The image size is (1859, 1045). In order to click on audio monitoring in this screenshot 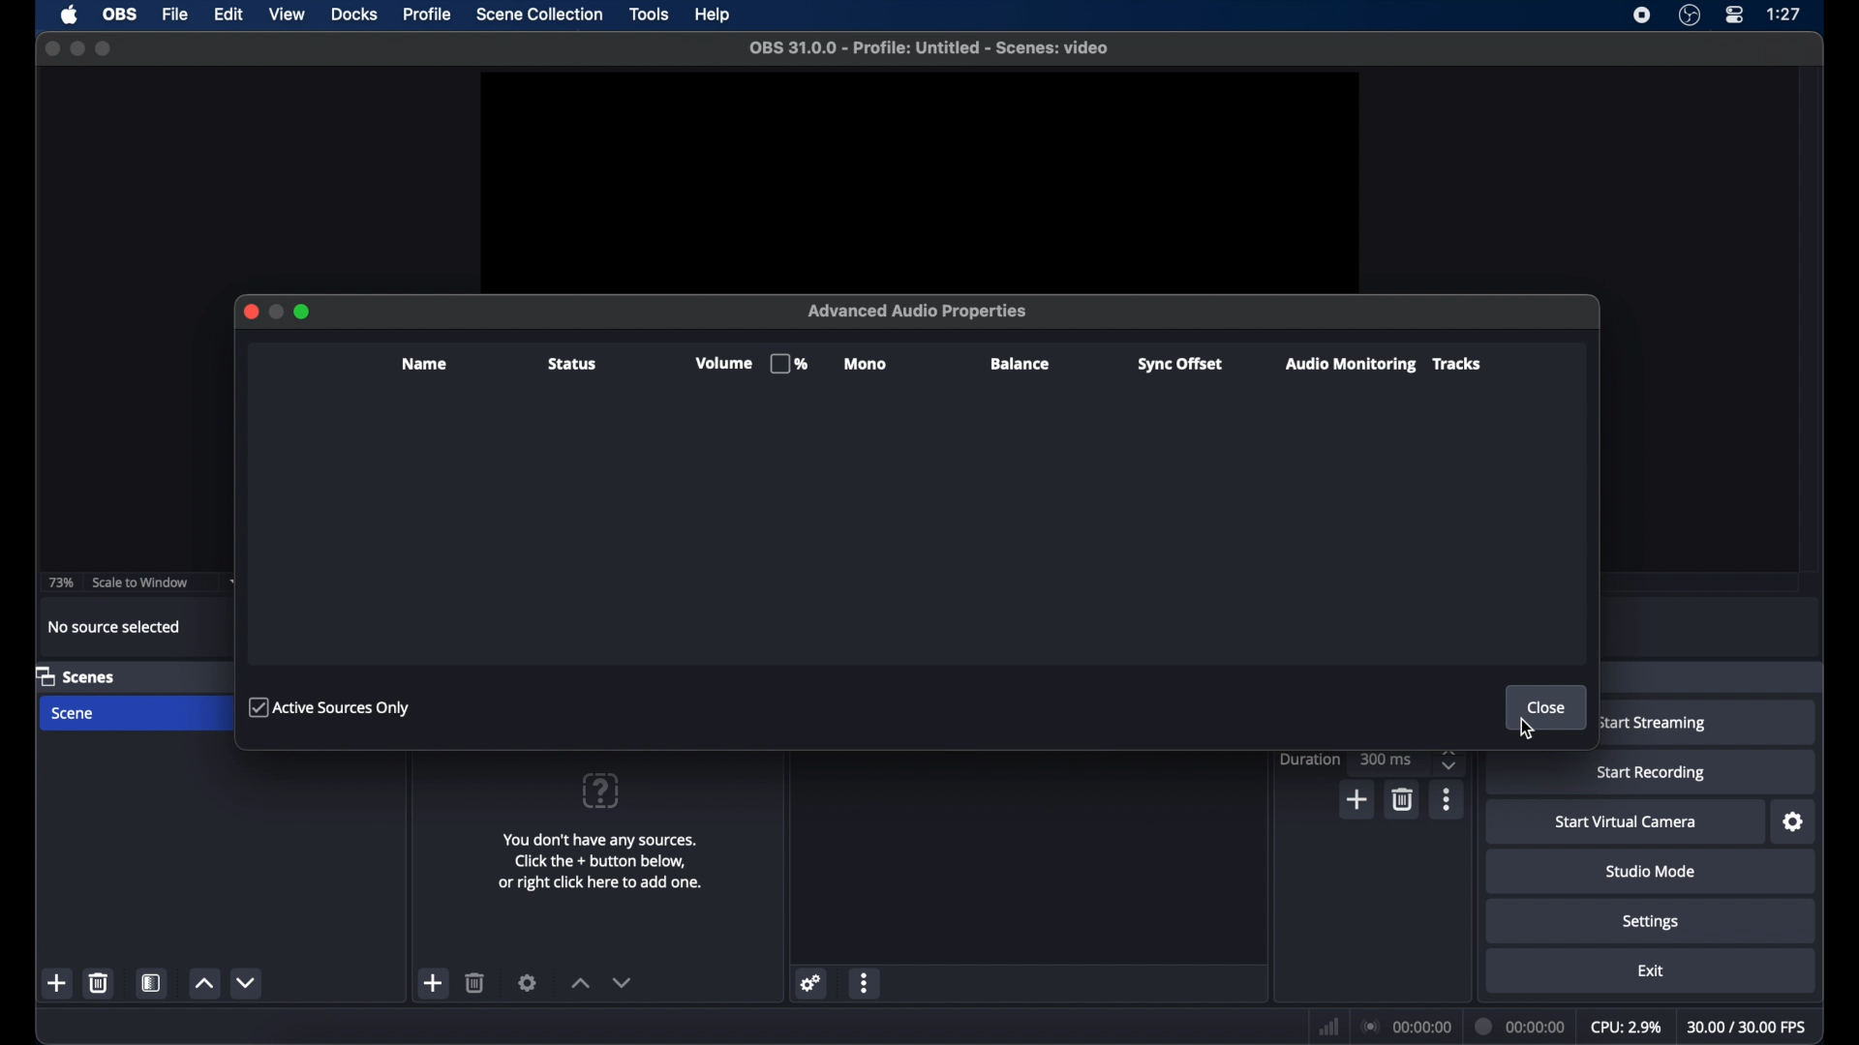, I will do `click(1348, 365)`.